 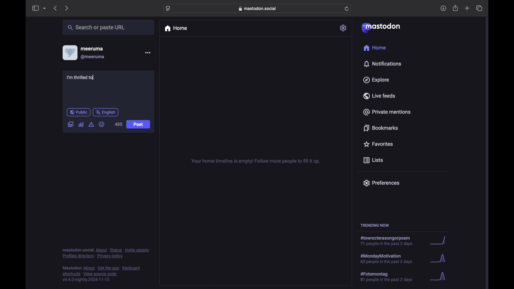 What do you see at coordinates (45, 8) in the screenshot?
I see `tab group picker` at bounding box center [45, 8].